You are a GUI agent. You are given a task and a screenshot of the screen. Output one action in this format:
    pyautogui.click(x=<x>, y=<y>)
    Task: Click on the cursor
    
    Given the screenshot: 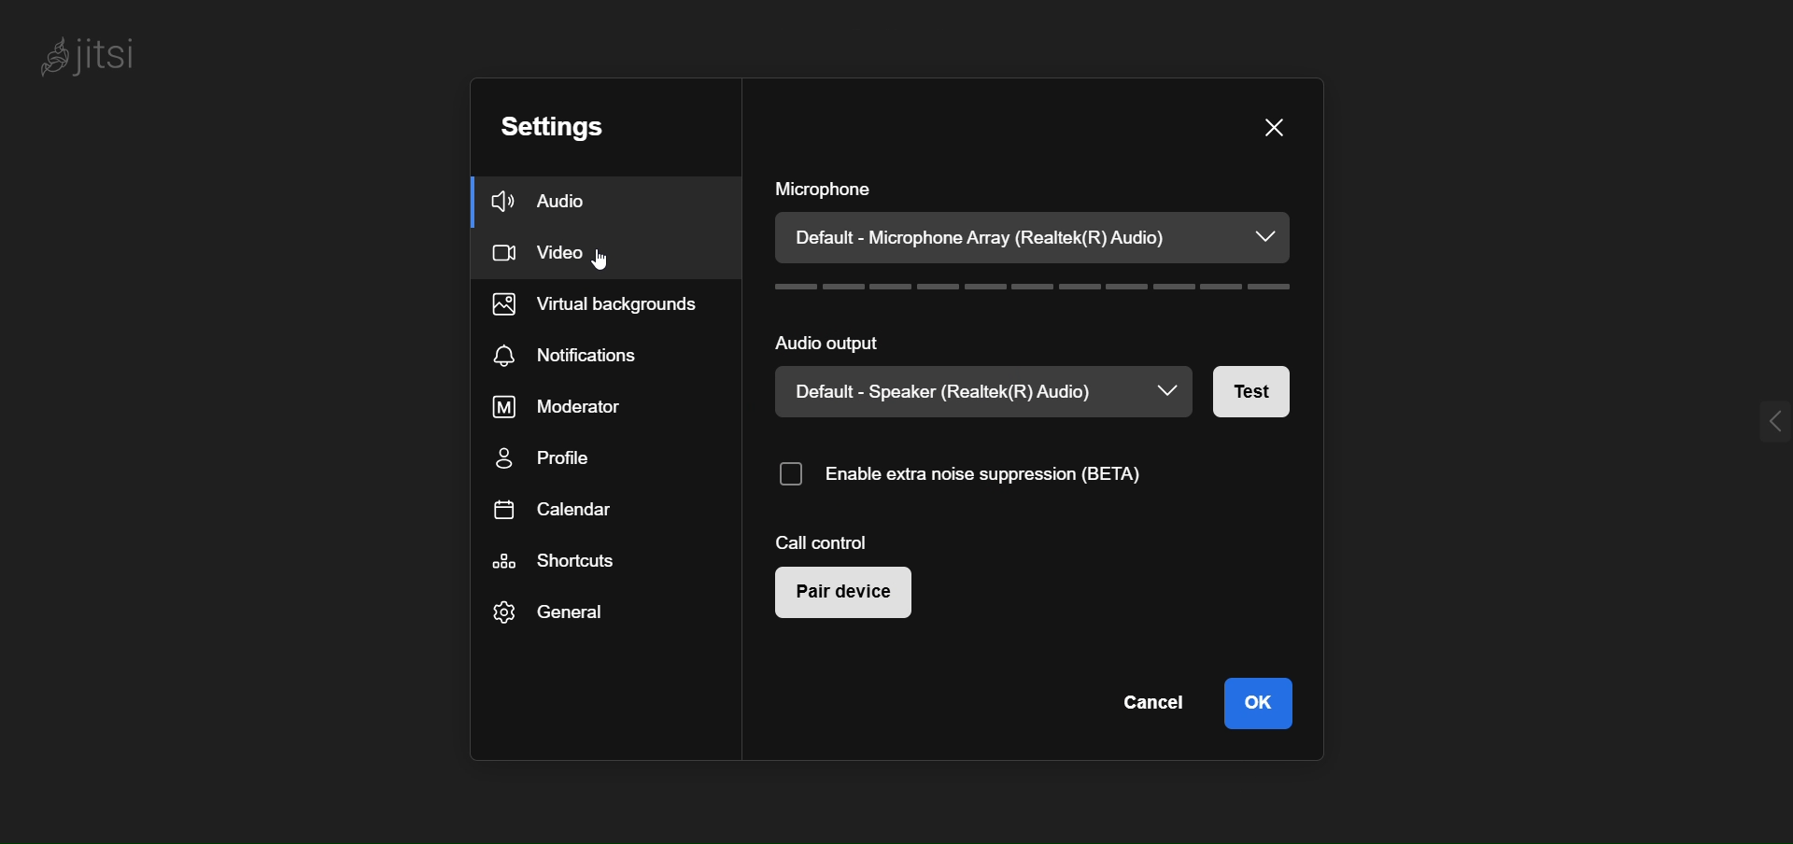 What is the action you would take?
    pyautogui.click(x=599, y=268)
    